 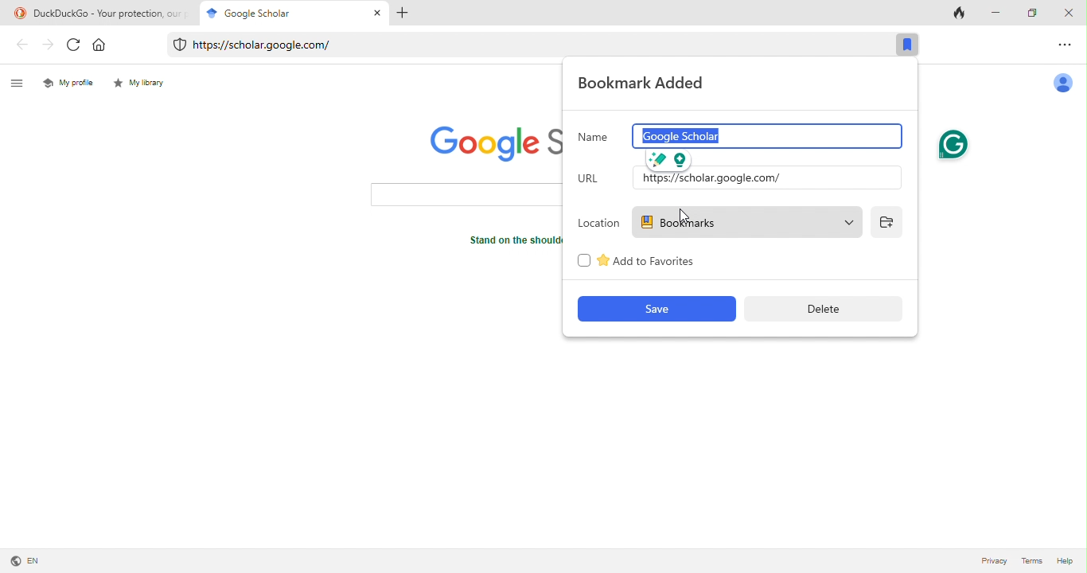 What do you see at coordinates (144, 86) in the screenshot?
I see `my library` at bounding box center [144, 86].